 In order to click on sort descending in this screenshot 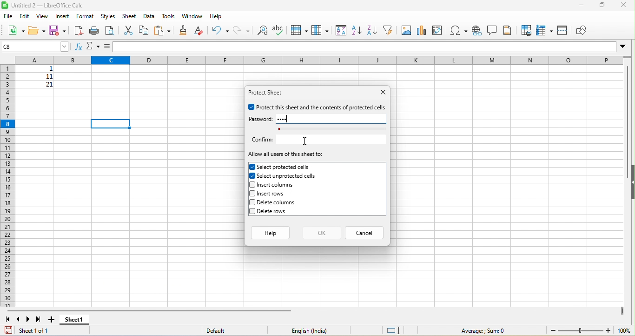, I will do `click(371, 30)`.